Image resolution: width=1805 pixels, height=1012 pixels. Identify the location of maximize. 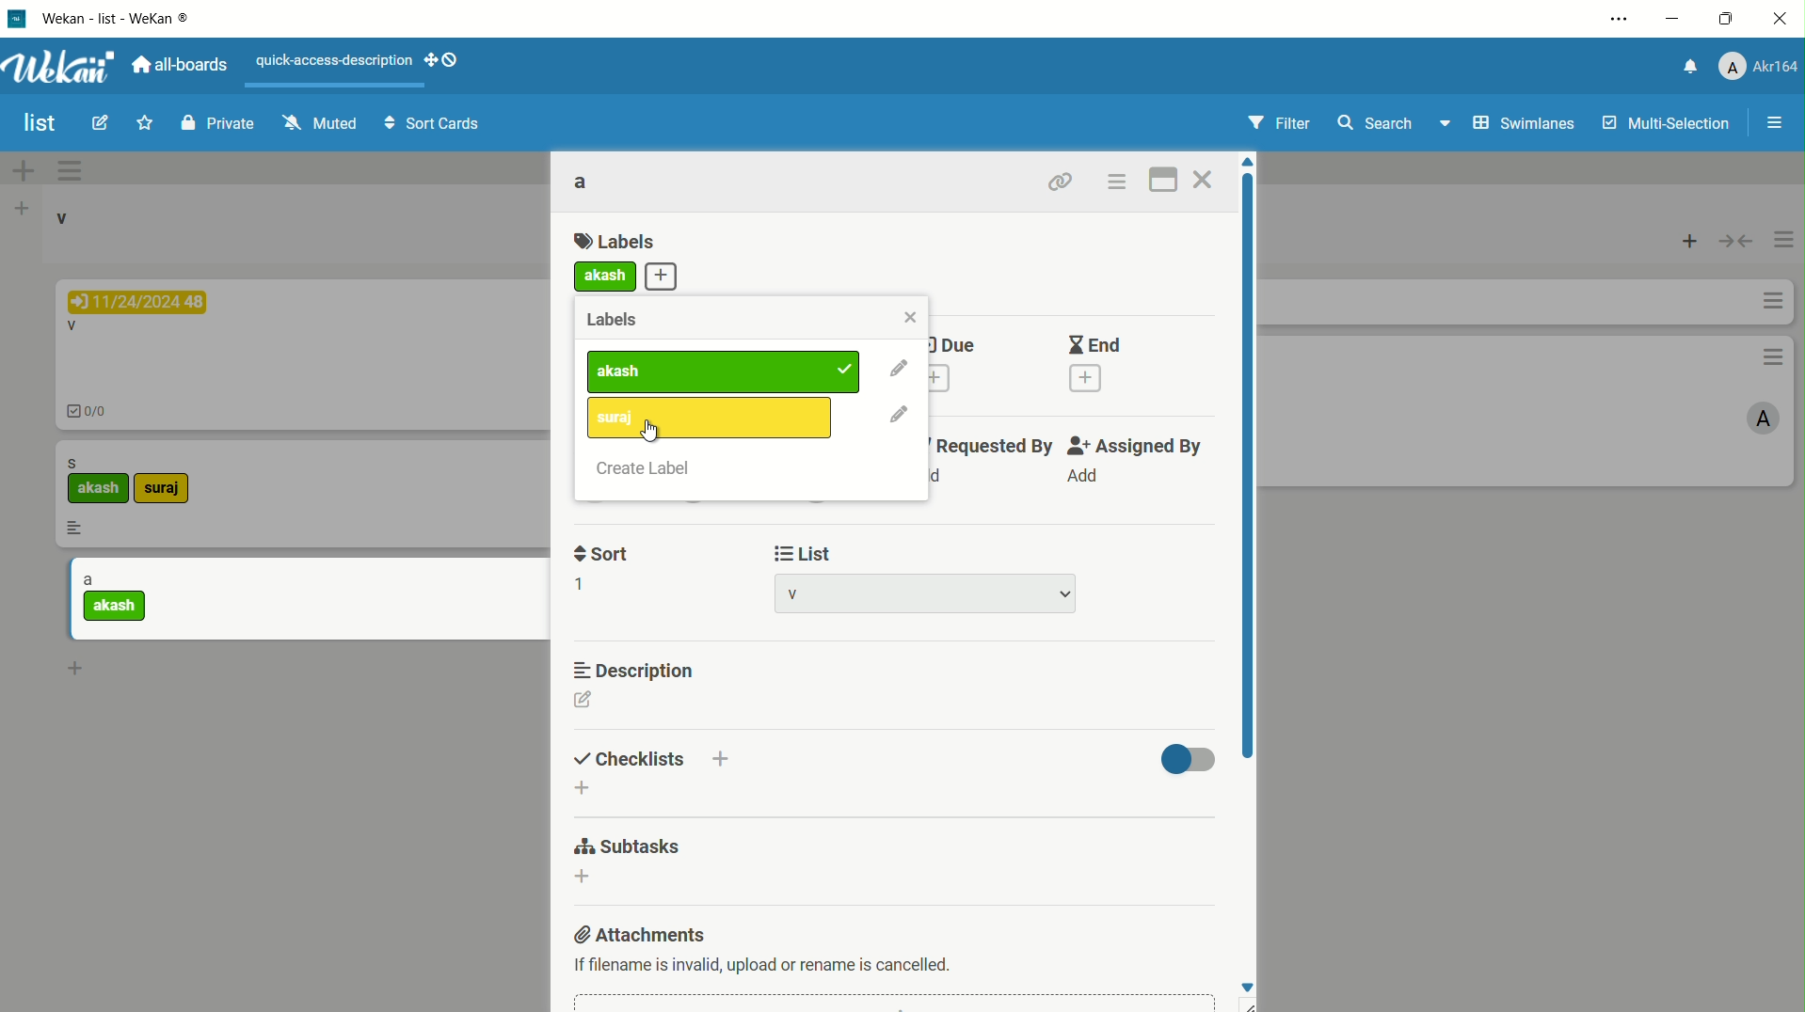
(1729, 23).